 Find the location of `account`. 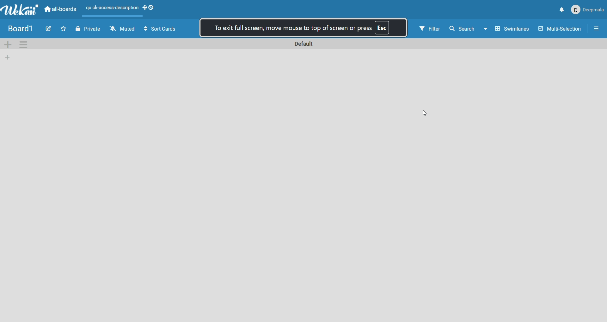

account is located at coordinates (588, 10).